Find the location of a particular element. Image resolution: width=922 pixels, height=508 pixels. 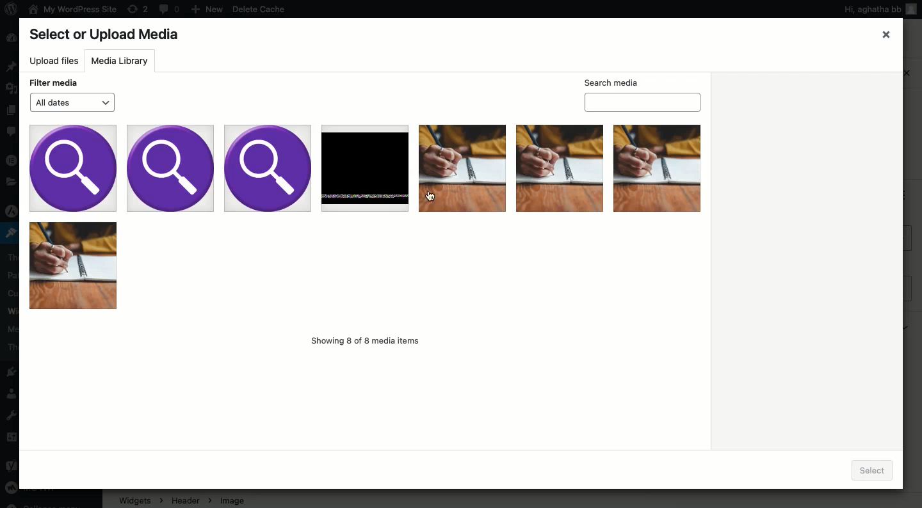

Showing 8 of 8 media items is located at coordinates (366, 340).